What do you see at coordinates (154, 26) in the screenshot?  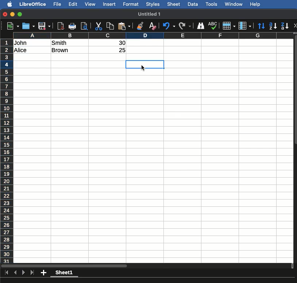 I see `Clear formatting` at bounding box center [154, 26].